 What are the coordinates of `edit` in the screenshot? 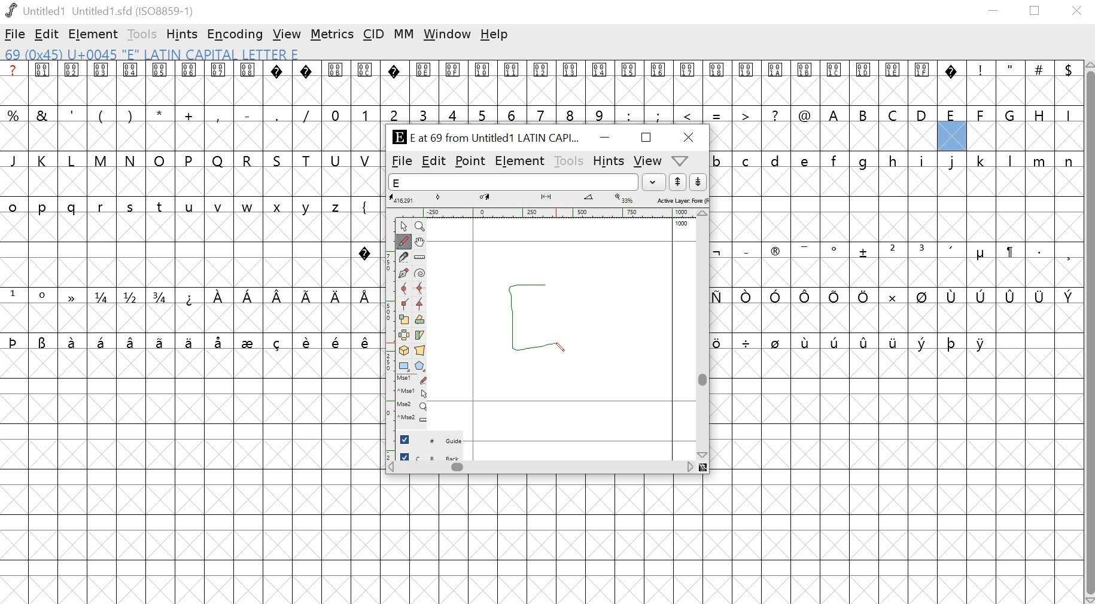 It's located at (47, 34).